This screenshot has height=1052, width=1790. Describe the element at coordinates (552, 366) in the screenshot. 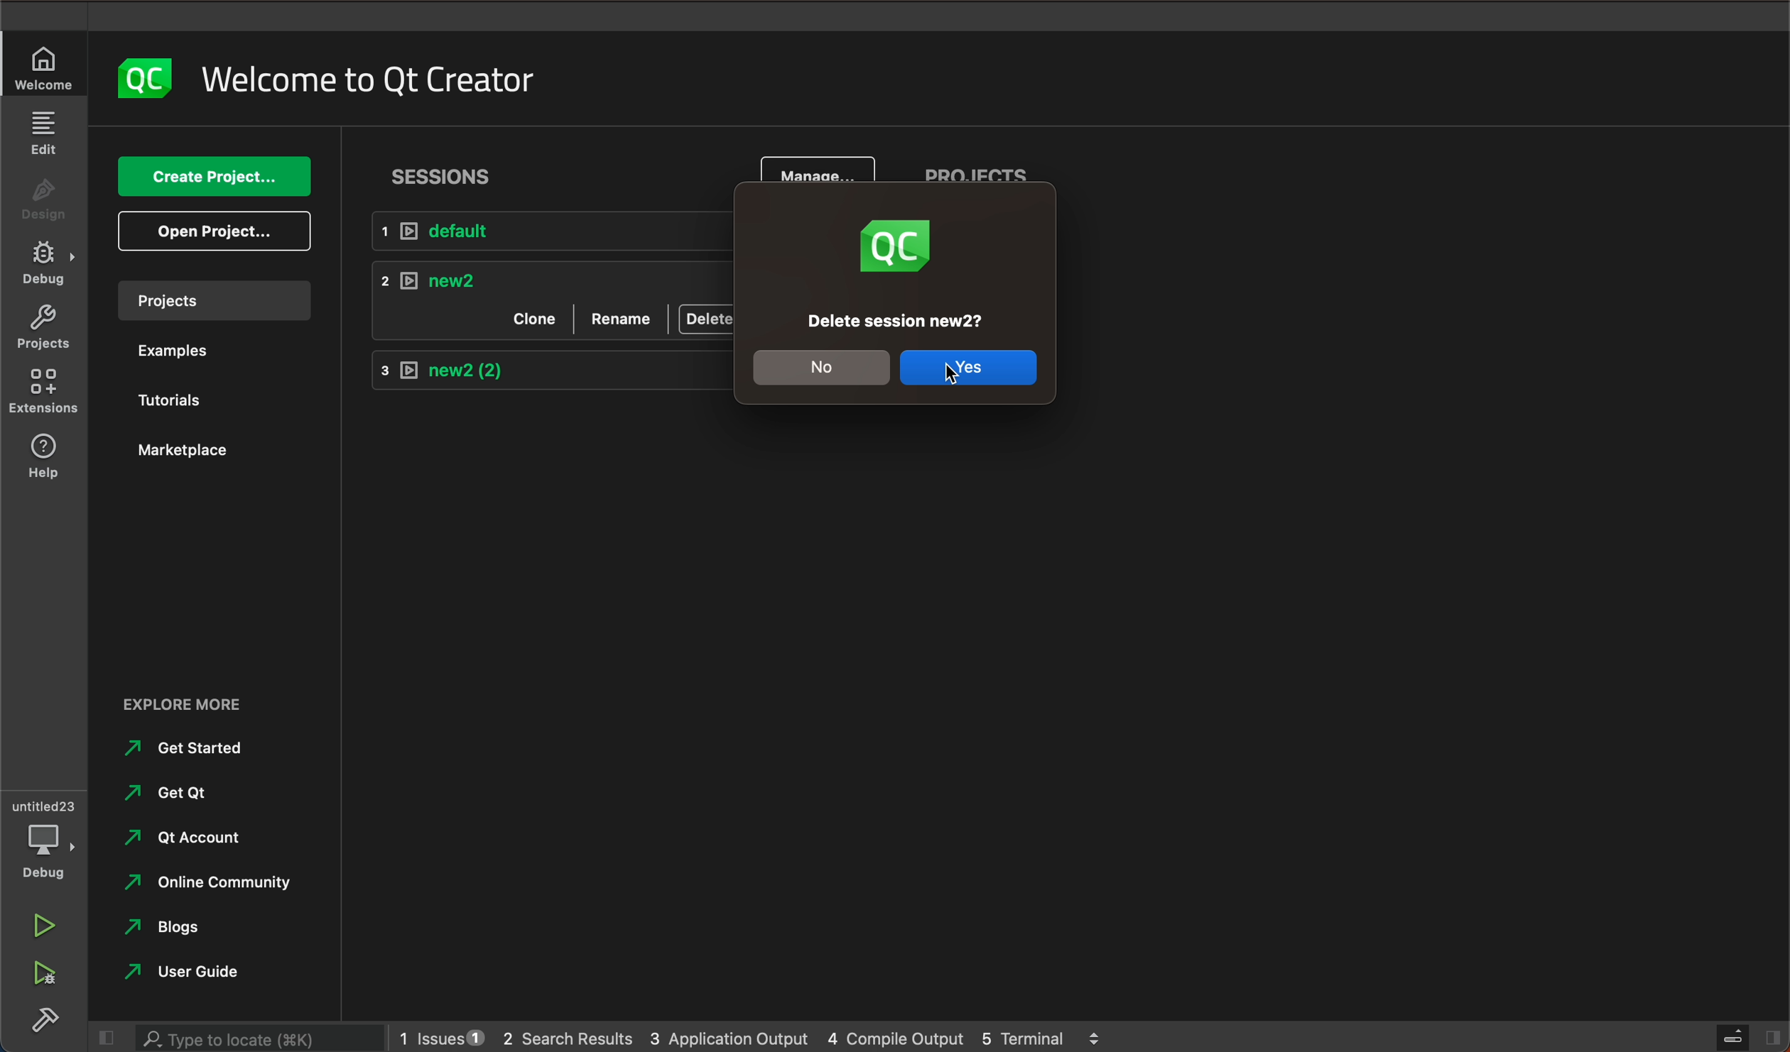

I see `new 2` at that location.